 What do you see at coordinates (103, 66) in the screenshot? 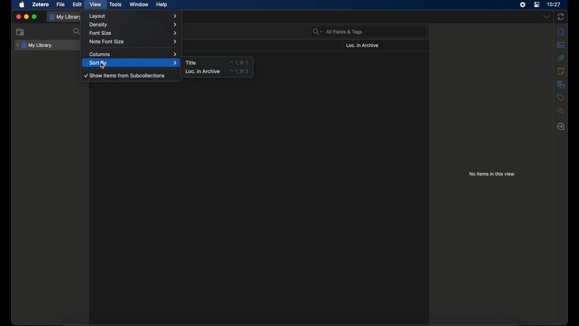
I see `cursor` at bounding box center [103, 66].